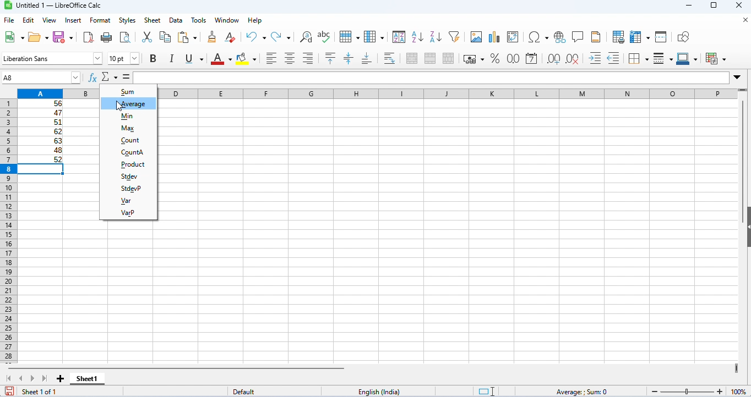  Describe the element at coordinates (738, 369) in the screenshot. I see `drag to view next columns` at that location.